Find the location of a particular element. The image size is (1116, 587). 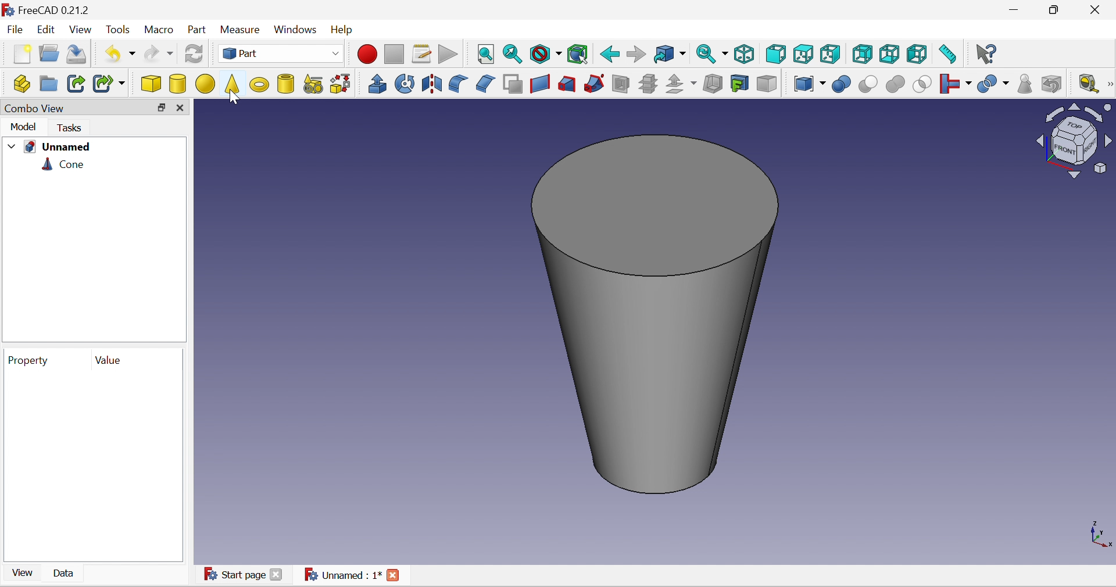

creation projection on surface is located at coordinates (739, 84).